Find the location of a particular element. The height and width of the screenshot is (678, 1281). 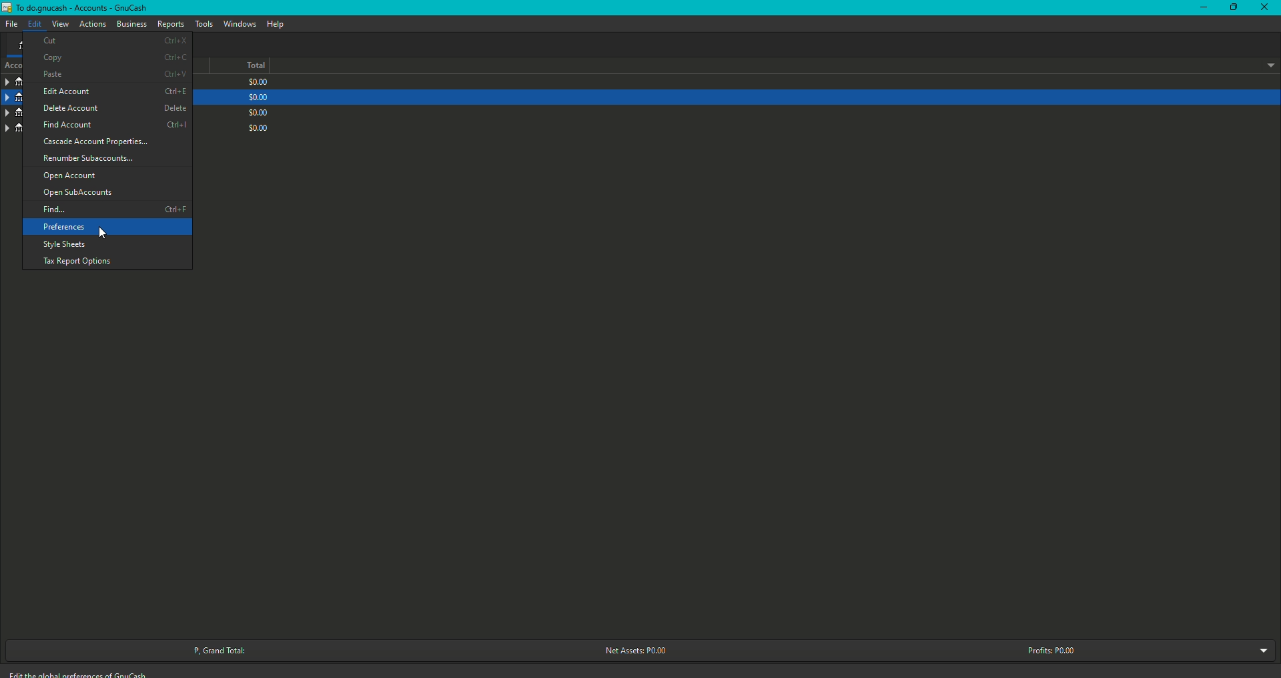

Tax Report Options is located at coordinates (76, 262).